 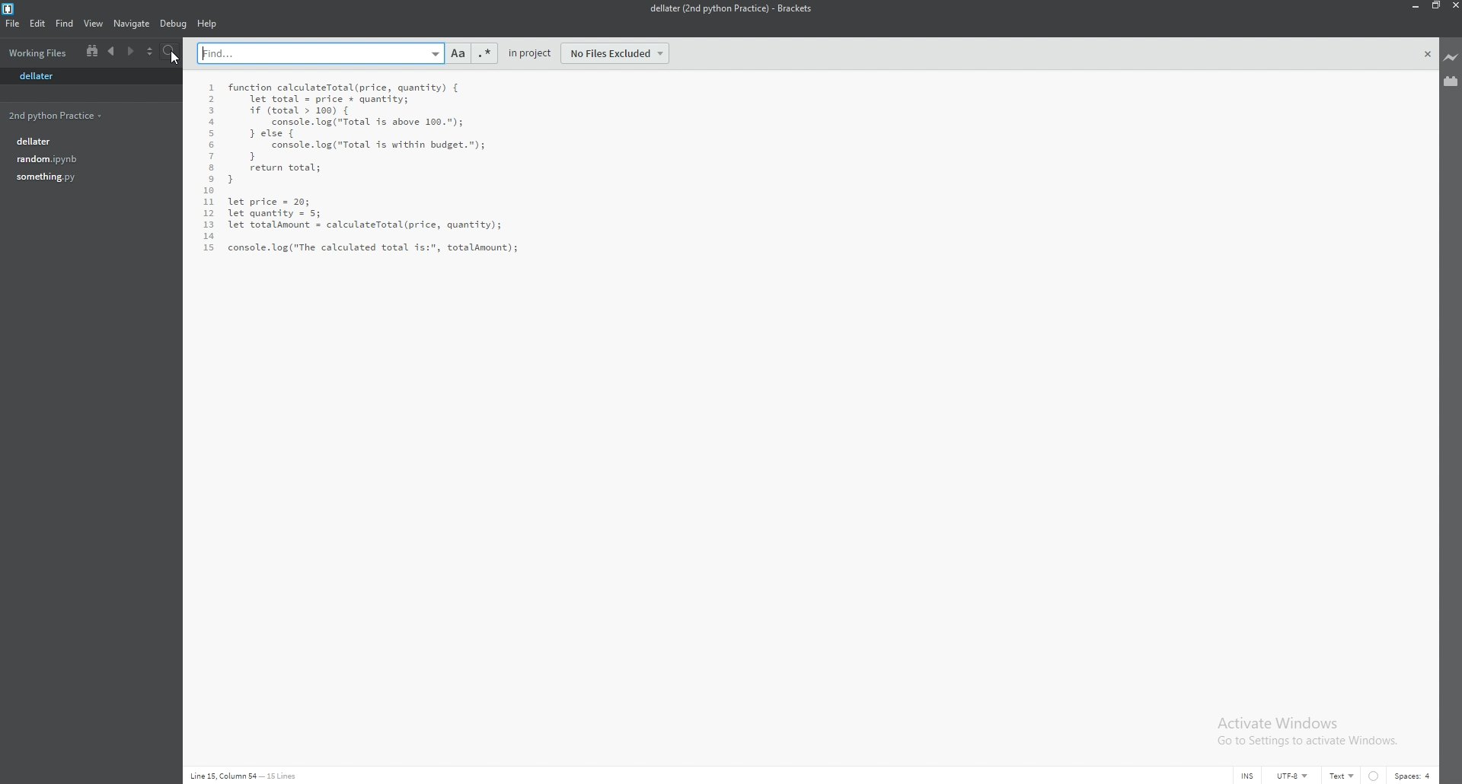 What do you see at coordinates (38, 52) in the screenshot?
I see `working files` at bounding box center [38, 52].